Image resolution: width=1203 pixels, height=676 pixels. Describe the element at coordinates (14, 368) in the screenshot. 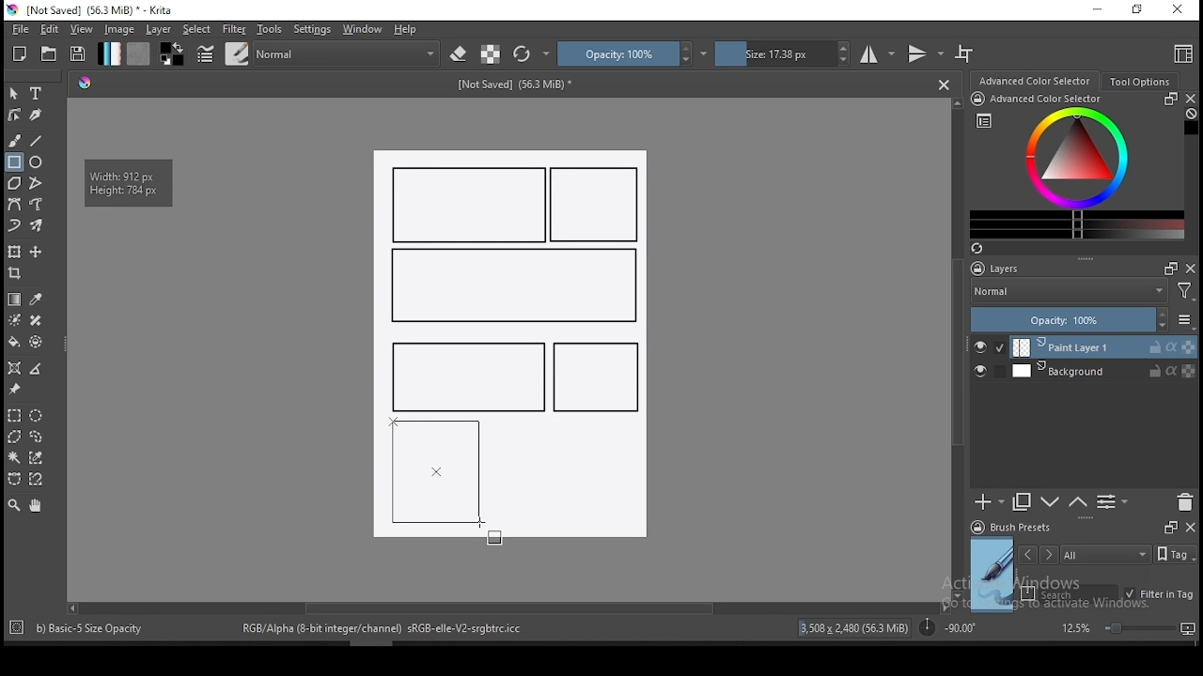

I see `assistant tool` at that location.